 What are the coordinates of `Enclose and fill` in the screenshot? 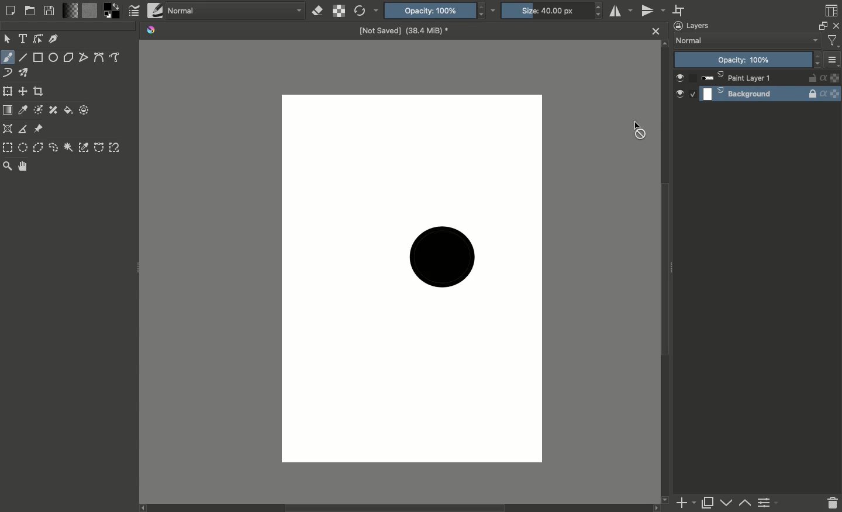 It's located at (84, 110).